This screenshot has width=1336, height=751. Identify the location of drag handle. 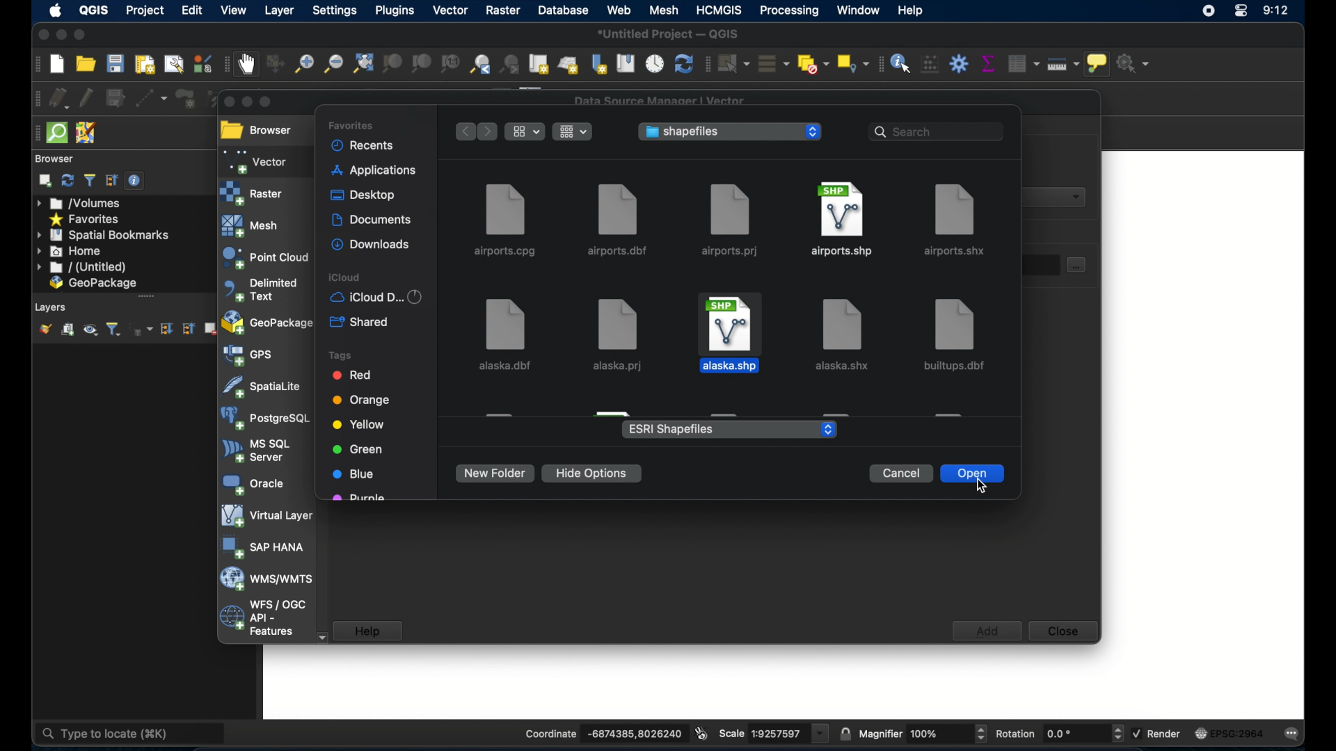
(33, 133).